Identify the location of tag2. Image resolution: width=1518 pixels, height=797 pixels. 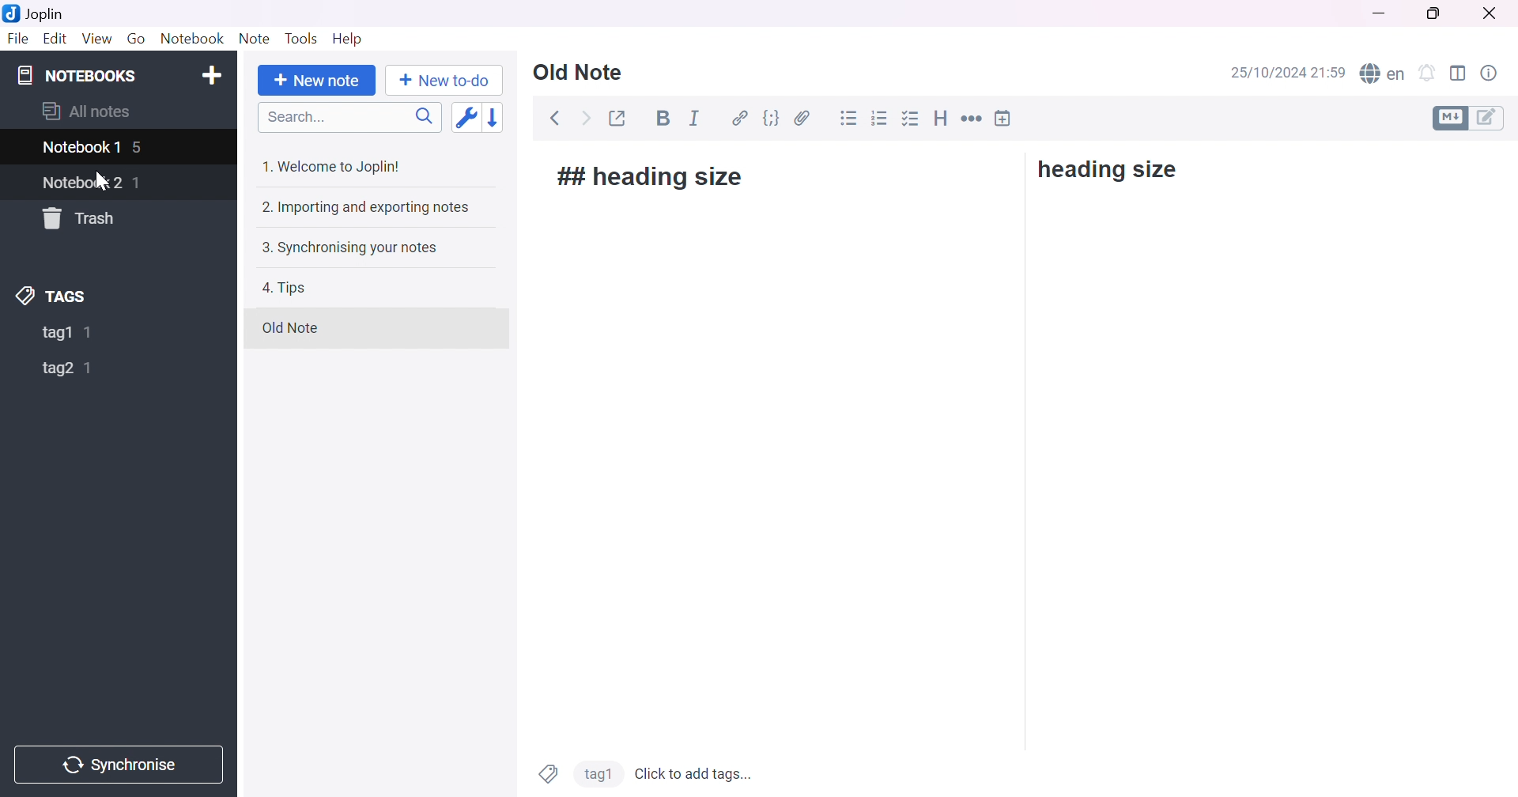
(597, 772).